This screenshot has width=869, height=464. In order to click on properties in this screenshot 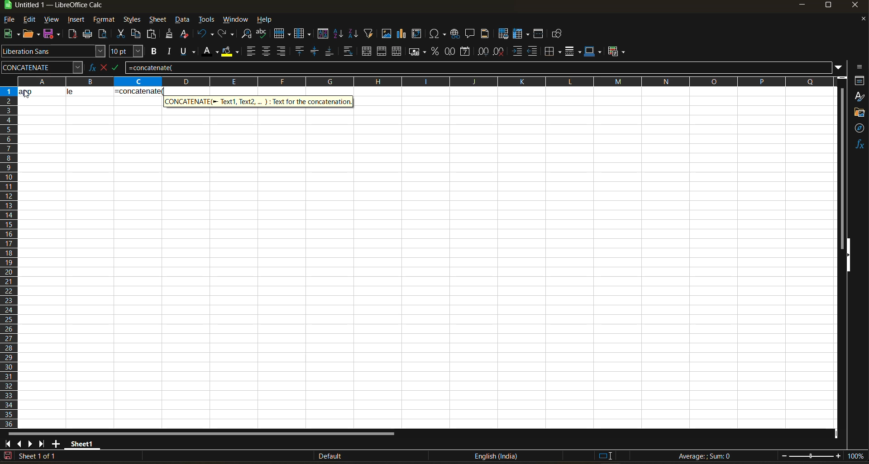, I will do `click(860, 80)`.